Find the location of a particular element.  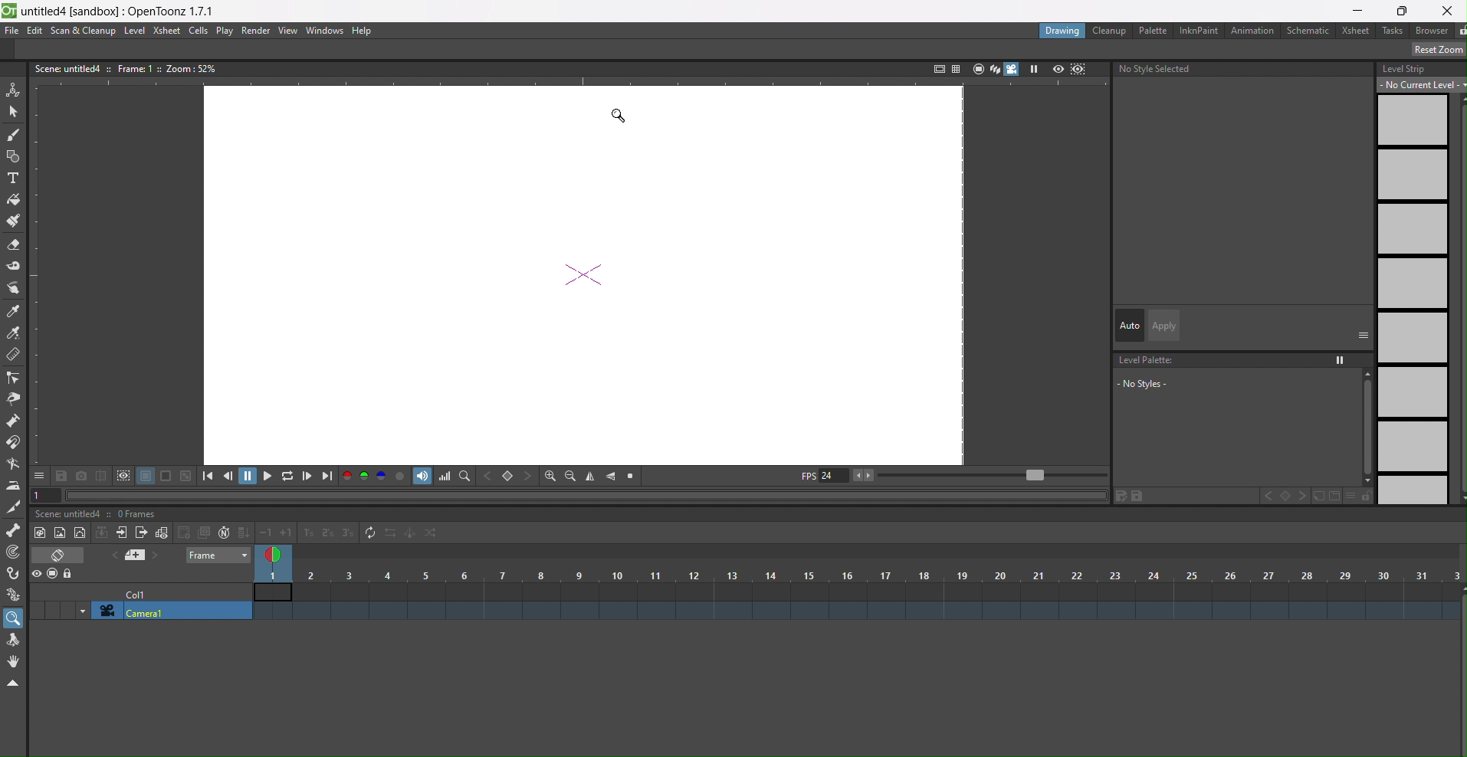

restore window is located at coordinates (1403, 11).